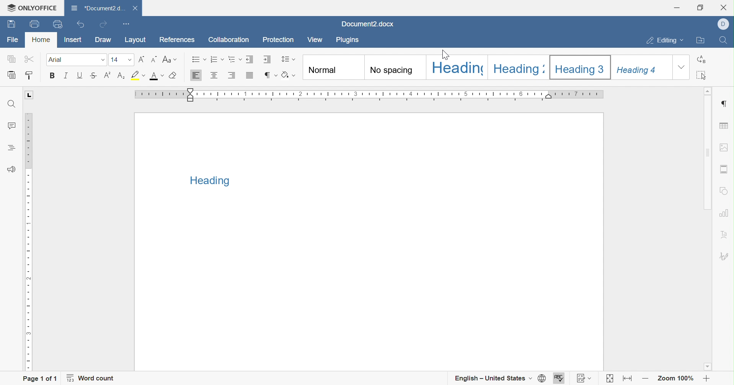 Image resolution: width=734 pixels, height=385 pixels. What do you see at coordinates (29, 95) in the screenshot?
I see `page orientation` at bounding box center [29, 95].